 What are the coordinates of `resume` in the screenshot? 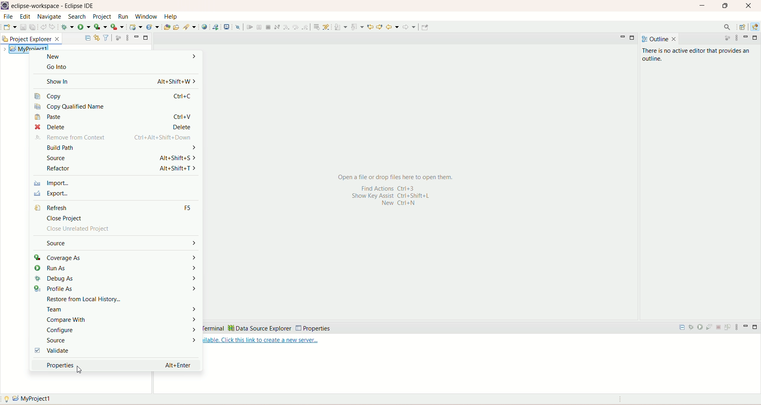 It's located at (250, 27).